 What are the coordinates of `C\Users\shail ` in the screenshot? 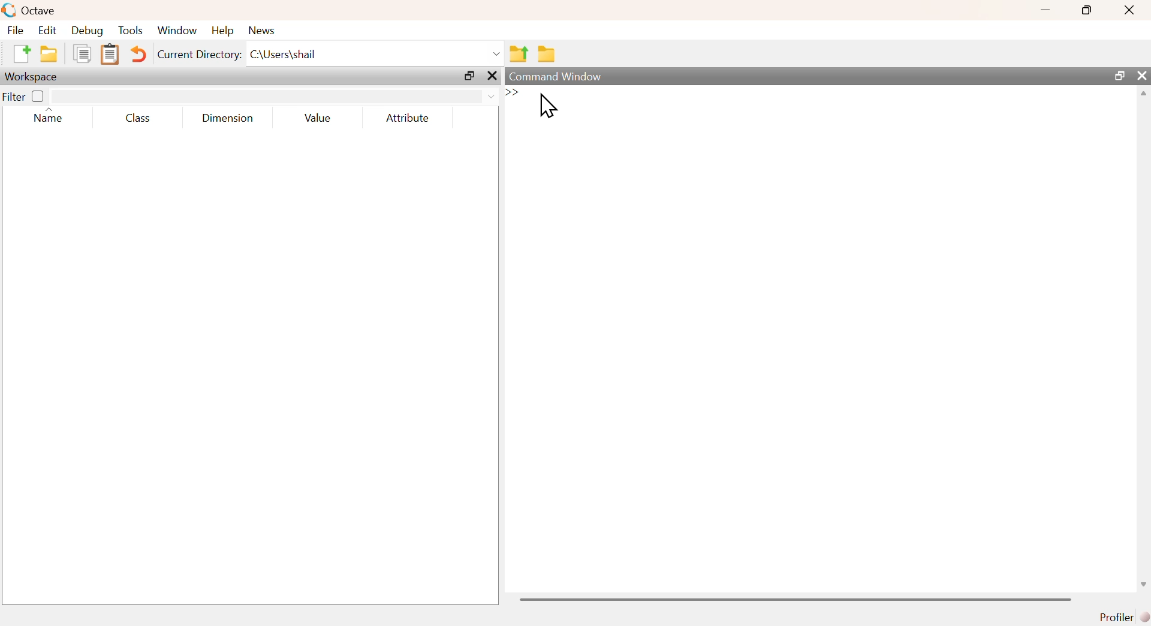 It's located at (376, 53).